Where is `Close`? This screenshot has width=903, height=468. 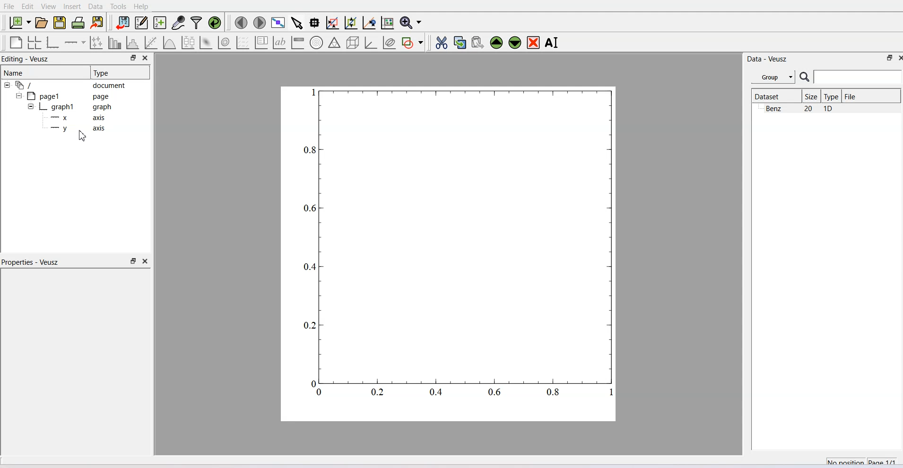
Close is located at coordinates (147, 58).